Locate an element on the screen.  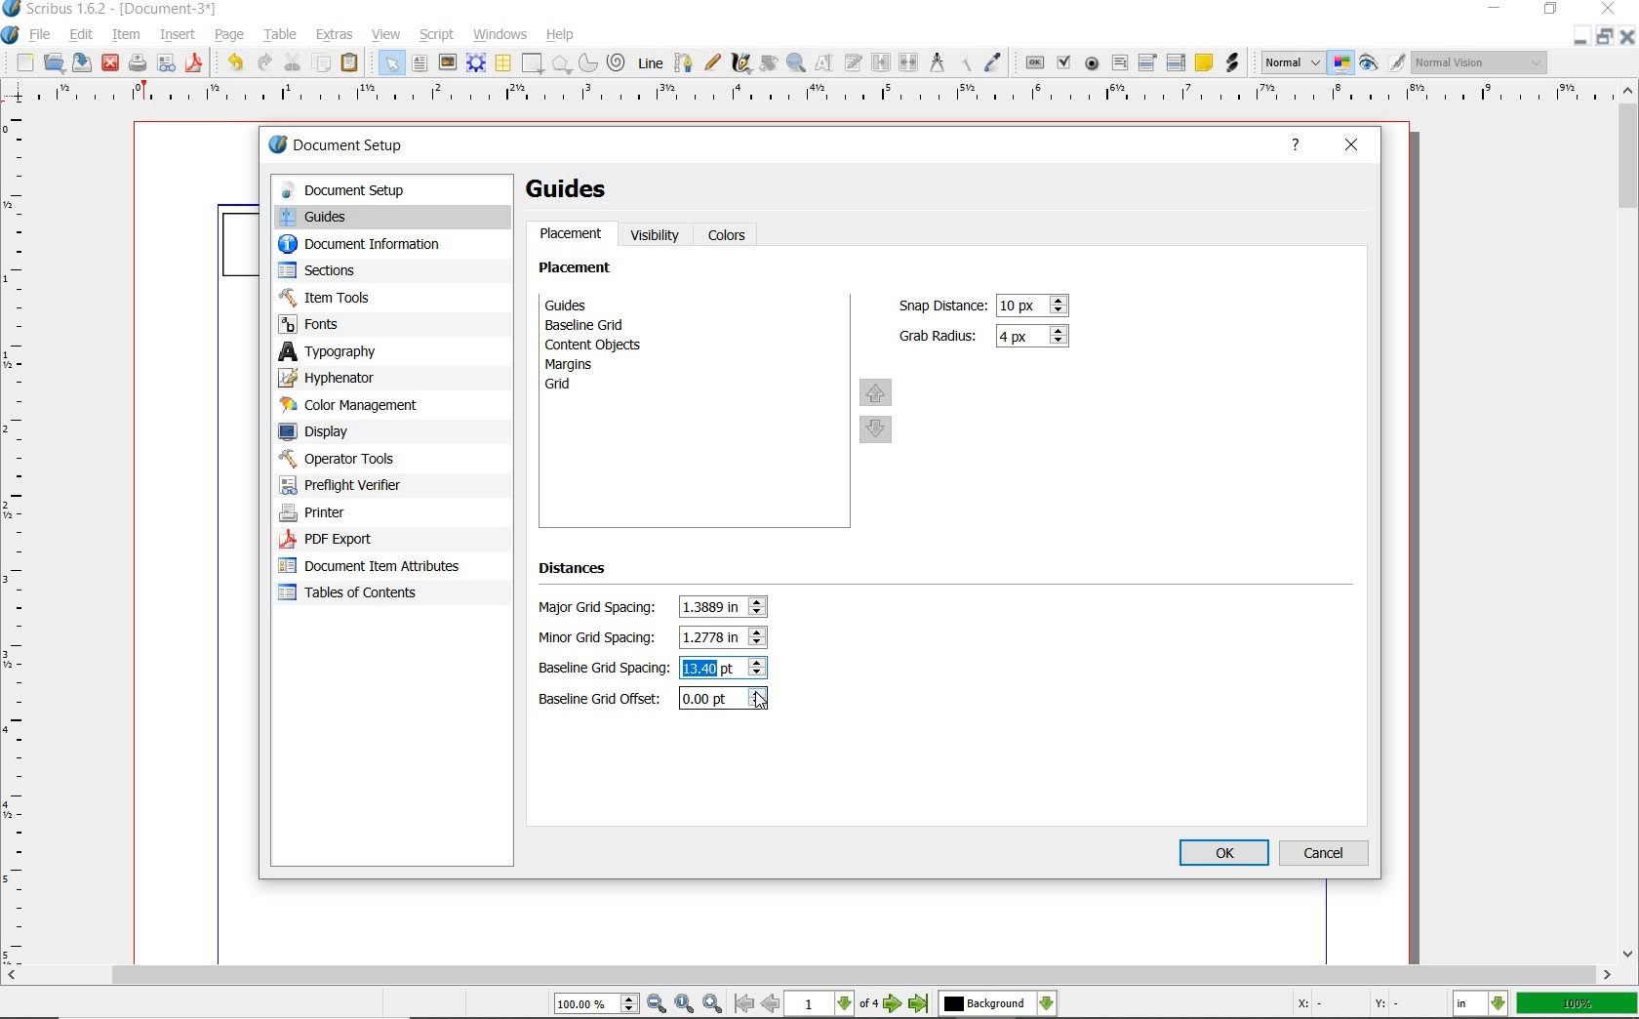
guides is located at coordinates (601, 305).